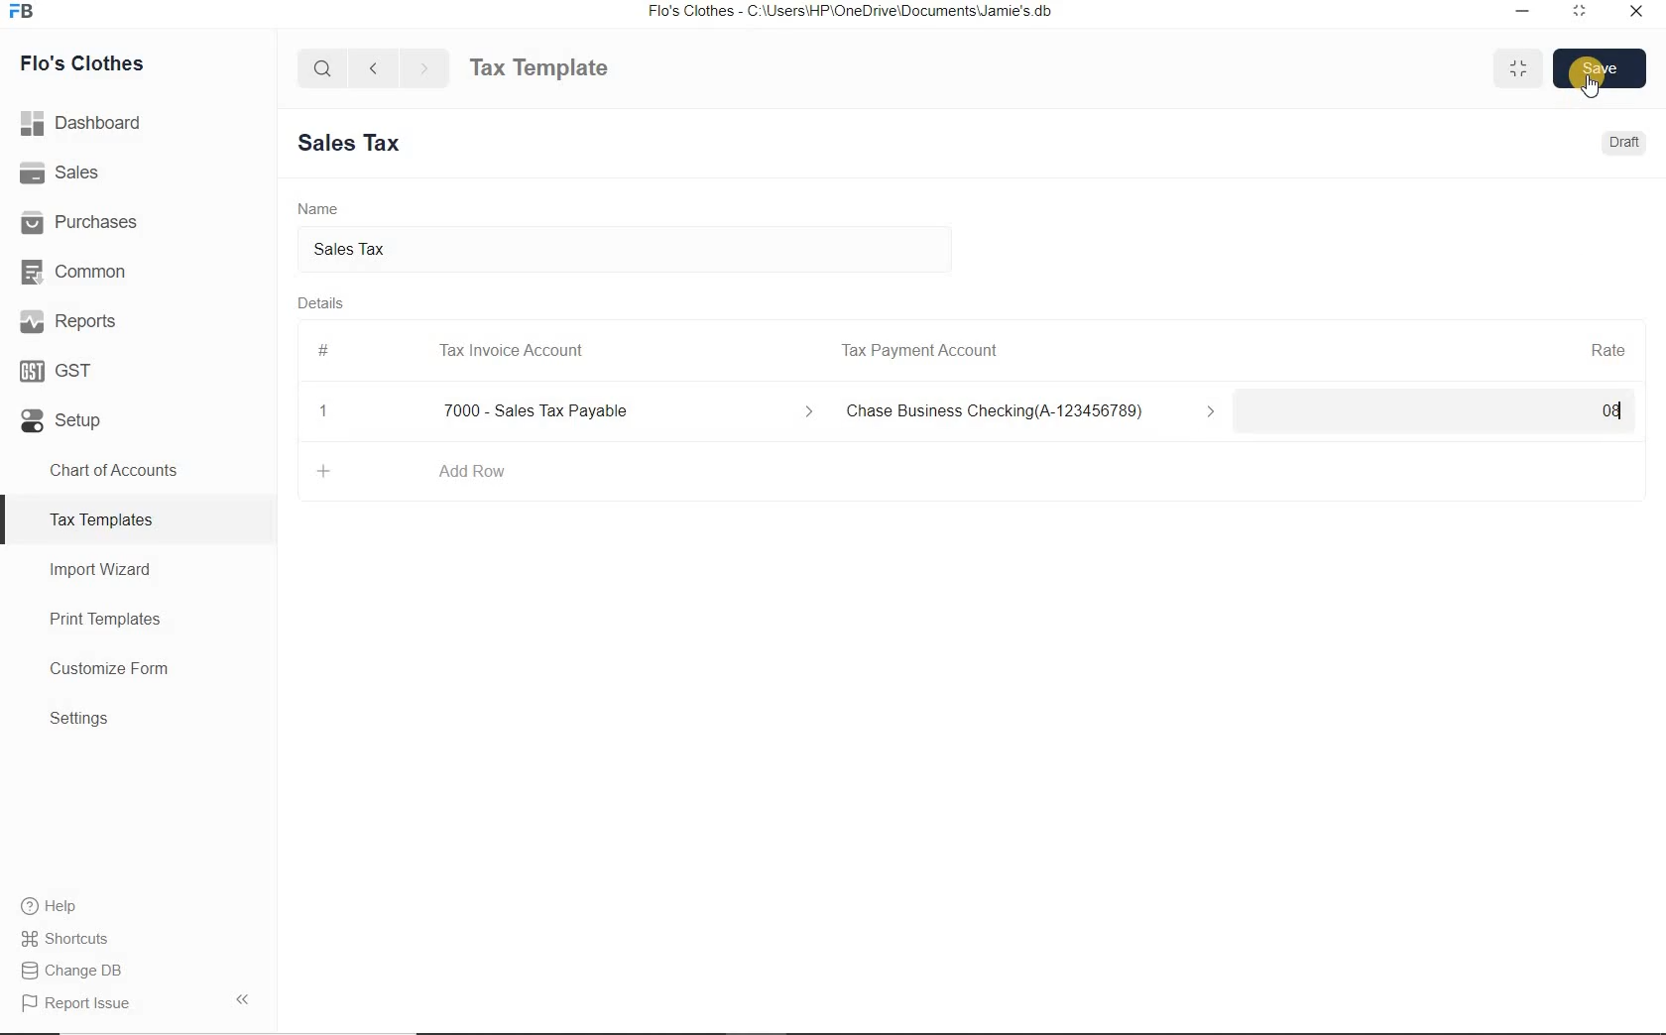 The image size is (1666, 1035). Describe the element at coordinates (21, 12) in the screenshot. I see `FB Logo` at that location.